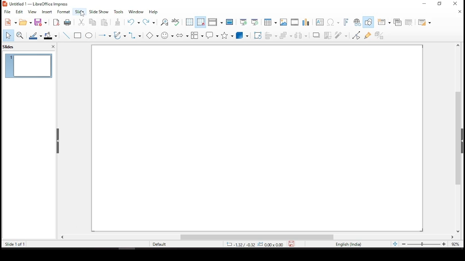  What do you see at coordinates (151, 36) in the screenshot?
I see `basic shapes` at bounding box center [151, 36].